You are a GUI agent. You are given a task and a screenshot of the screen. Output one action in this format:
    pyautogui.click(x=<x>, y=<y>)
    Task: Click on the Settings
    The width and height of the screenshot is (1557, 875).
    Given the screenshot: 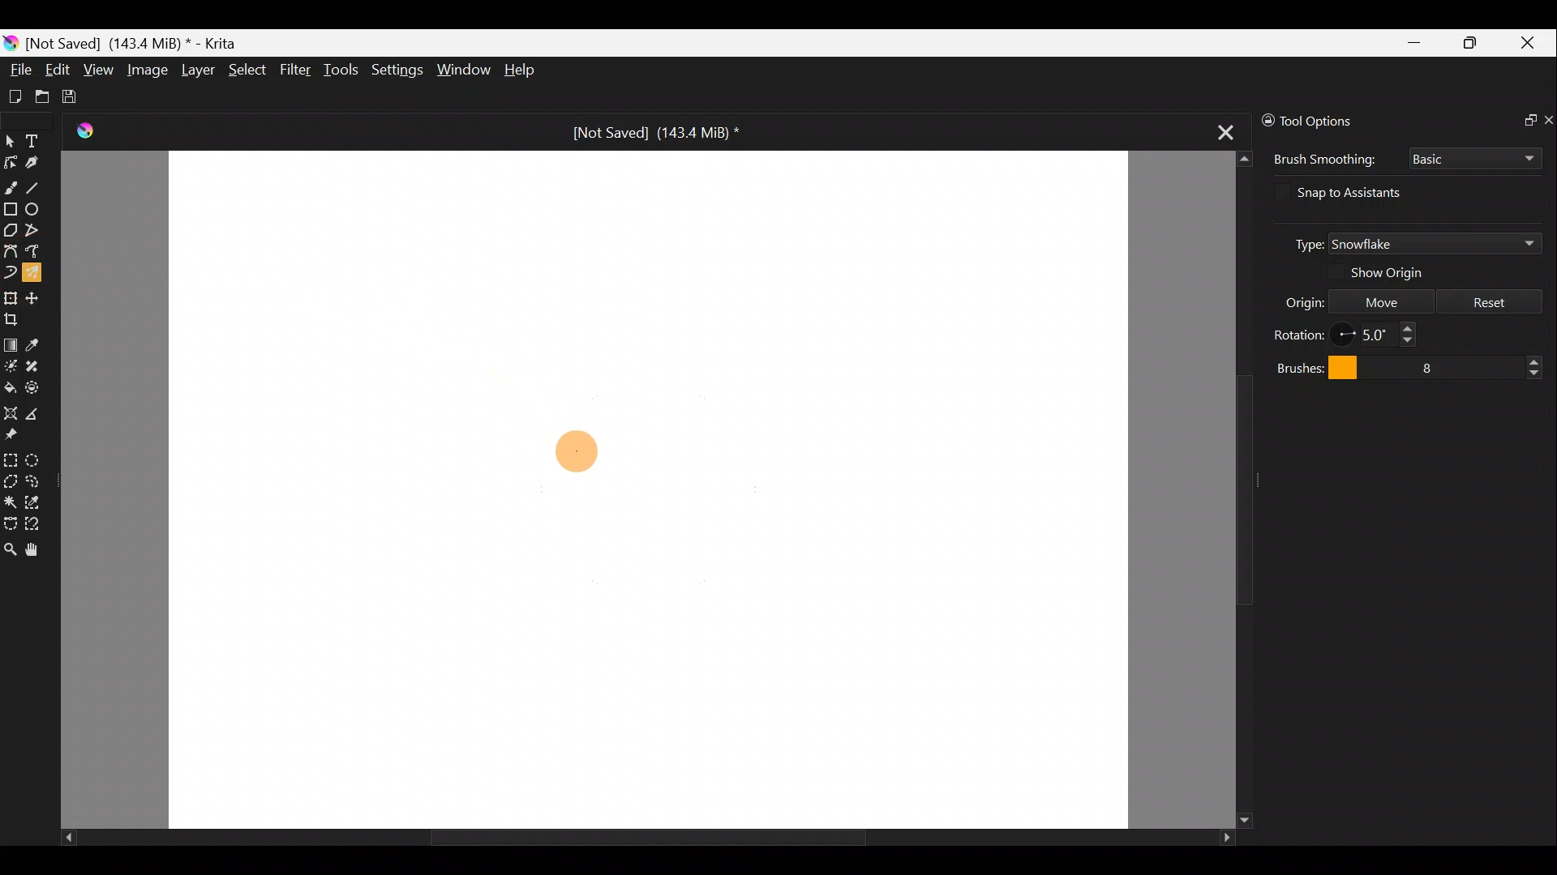 What is the action you would take?
    pyautogui.click(x=394, y=70)
    